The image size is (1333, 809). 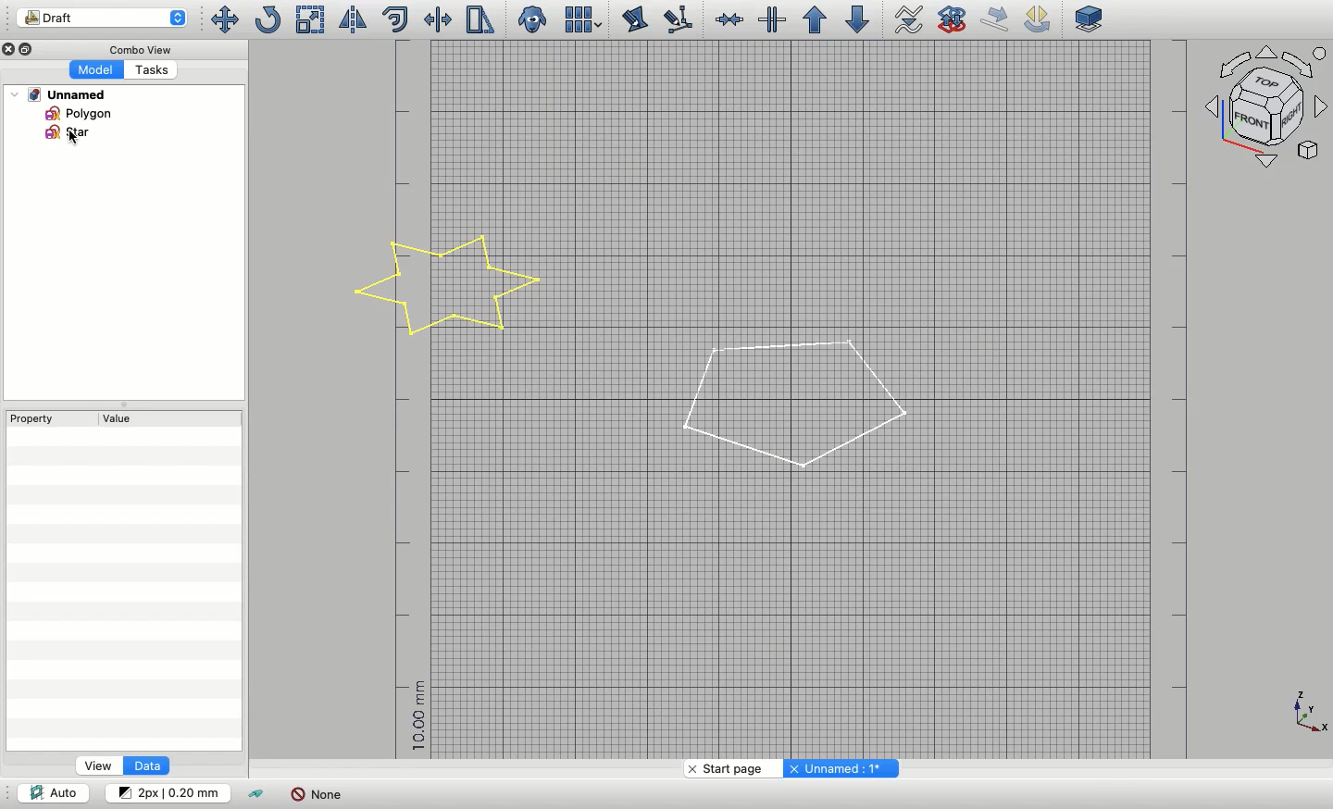 What do you see at coordinates (76, 139) in the screenshot?
I see `Cursor` at bounding box center [76, 139].